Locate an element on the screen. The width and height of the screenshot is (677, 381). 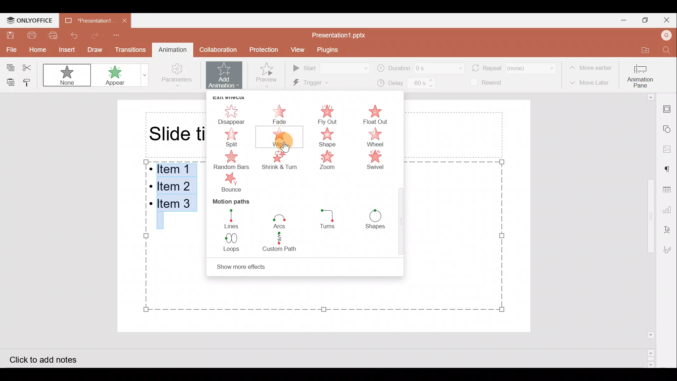
Presentation1. is located at coordinates (86, 22).